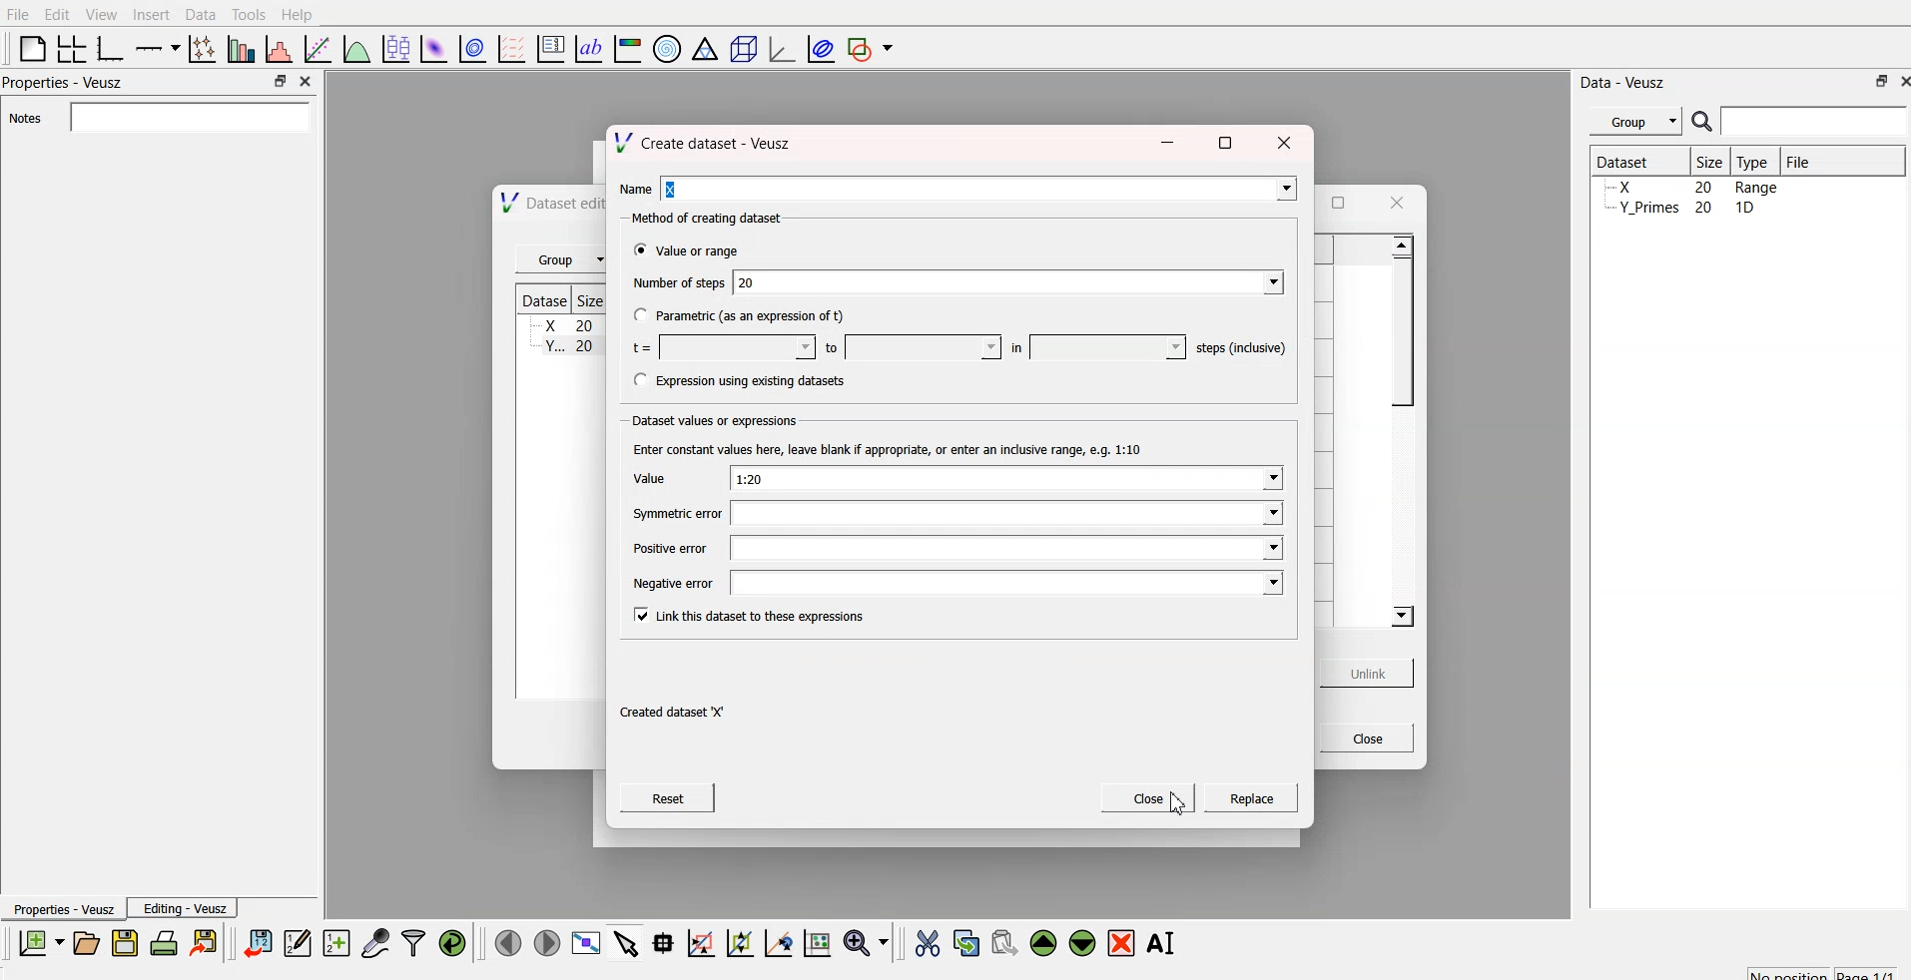  What do you see at coordinates (512, 48) in the screenshot?
I see `plot a vector field` at bounding box center [512, 48].